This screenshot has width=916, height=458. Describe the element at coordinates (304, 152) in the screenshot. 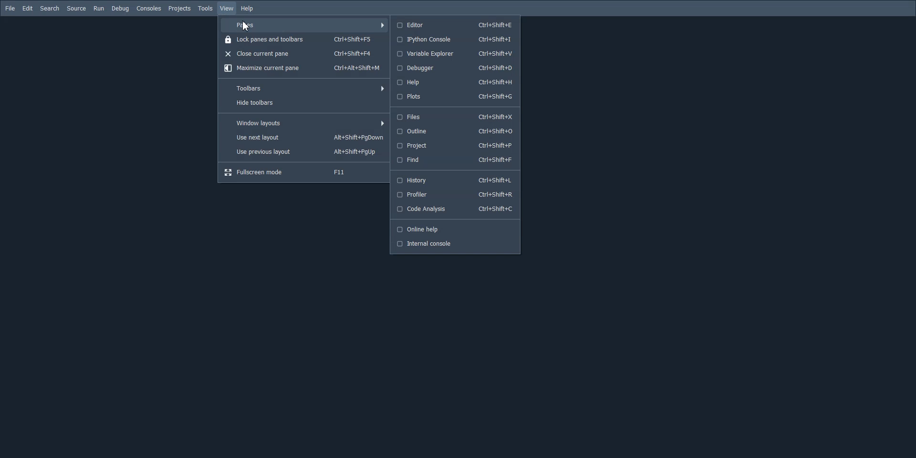

I see `Use previous layout` at that location.